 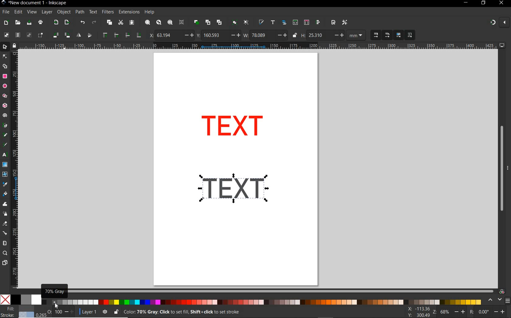 What do you see at coordinates (418, 312) in the screenshot?
I see `cursor coordintes` at bounding box center [418, 312].